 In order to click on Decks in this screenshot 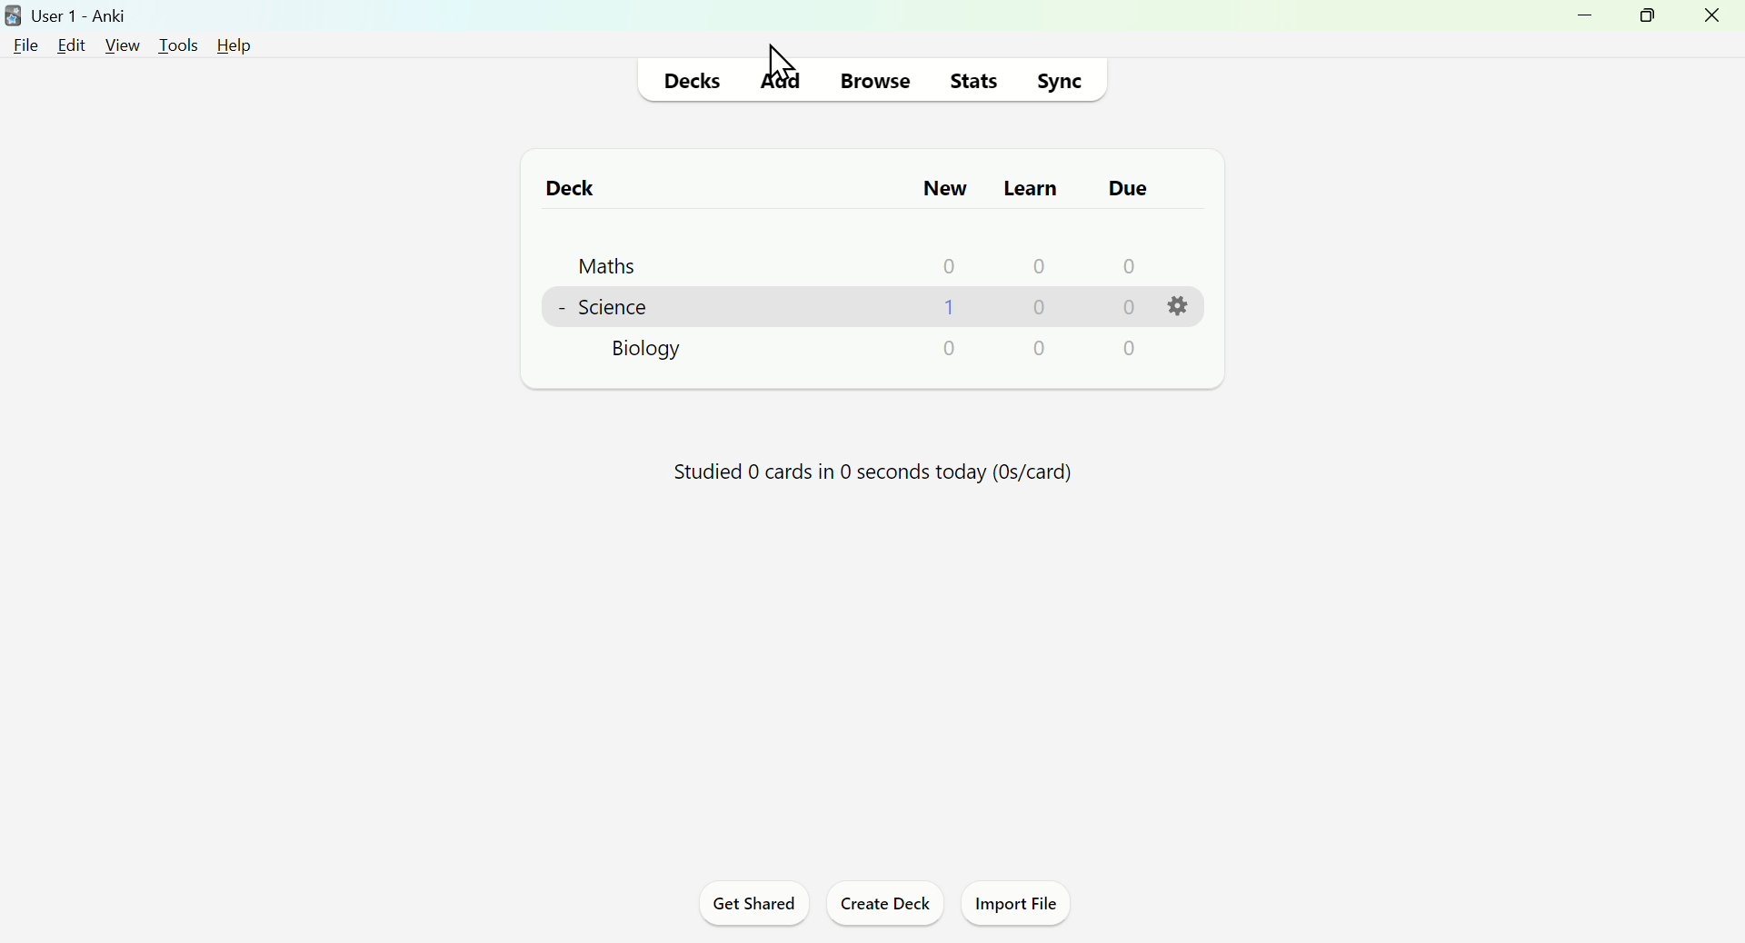, I will do `click(693, 81)`.